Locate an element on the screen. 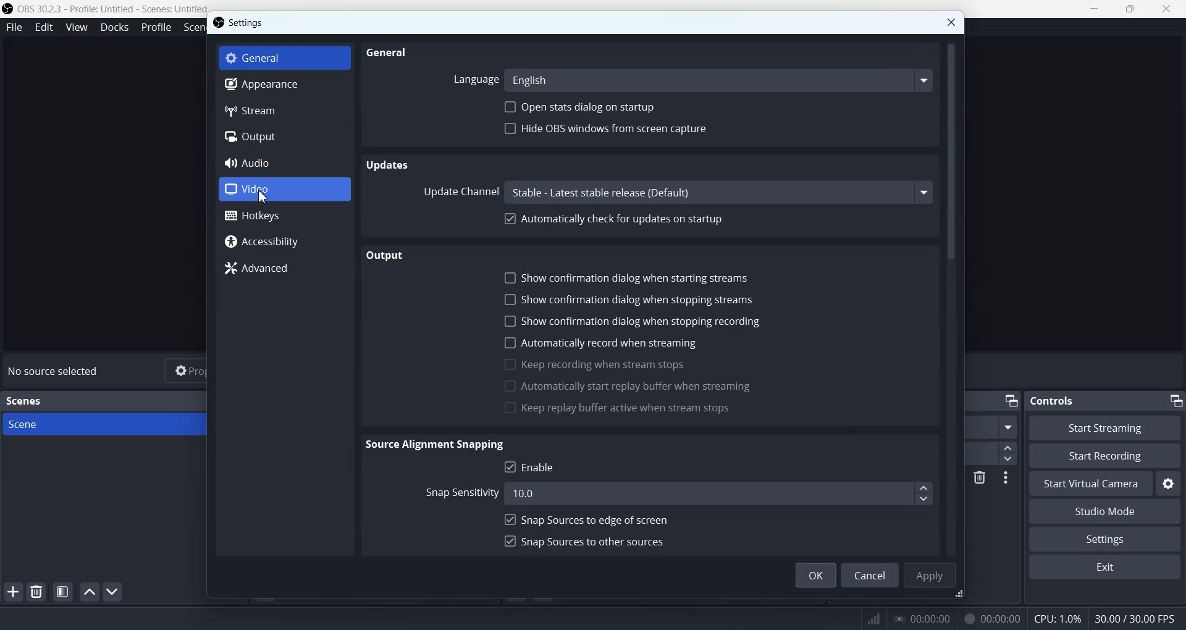 Image resolution: width=1186 pixels, height=630 pixels. Profile is located at coordinates (154, 28).